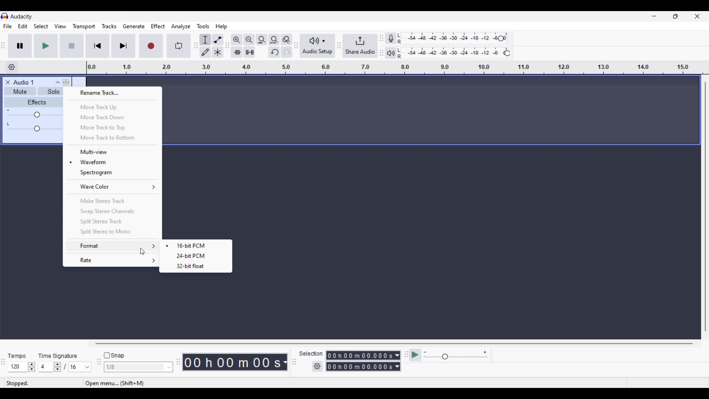 The image size is (709, 399). I want to click on Make stereo track, so click(113, 201).